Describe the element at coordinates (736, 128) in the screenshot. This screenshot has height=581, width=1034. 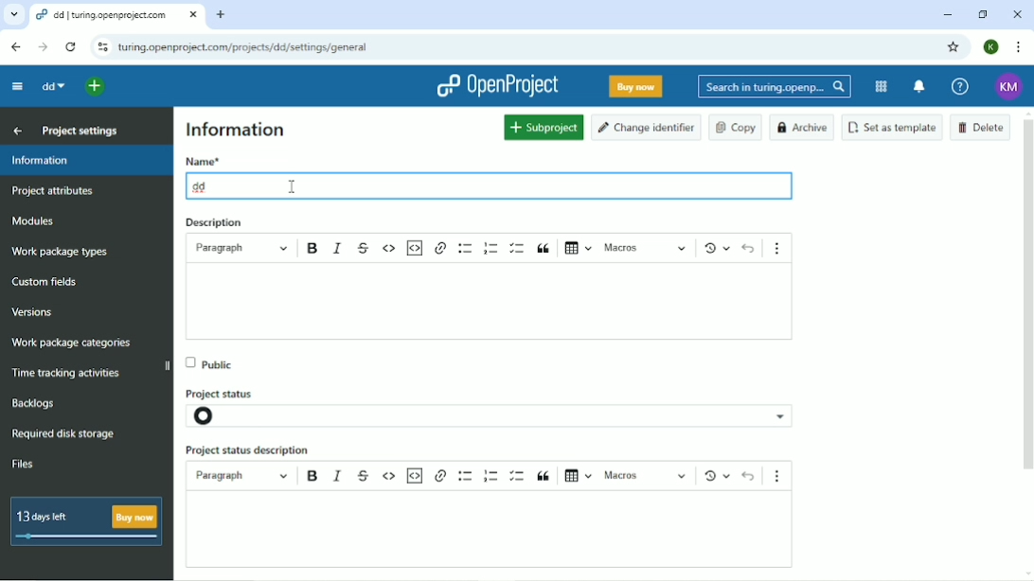
I see `Copy` at that location.